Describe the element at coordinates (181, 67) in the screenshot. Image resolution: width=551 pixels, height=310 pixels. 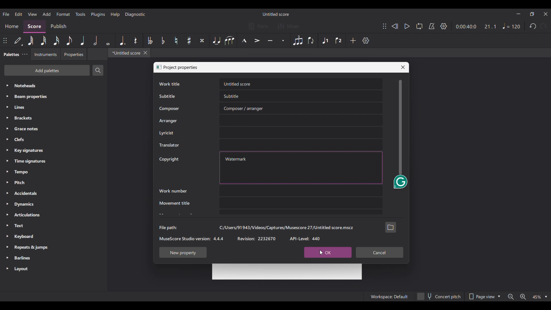
I see `Project properties` at that location.